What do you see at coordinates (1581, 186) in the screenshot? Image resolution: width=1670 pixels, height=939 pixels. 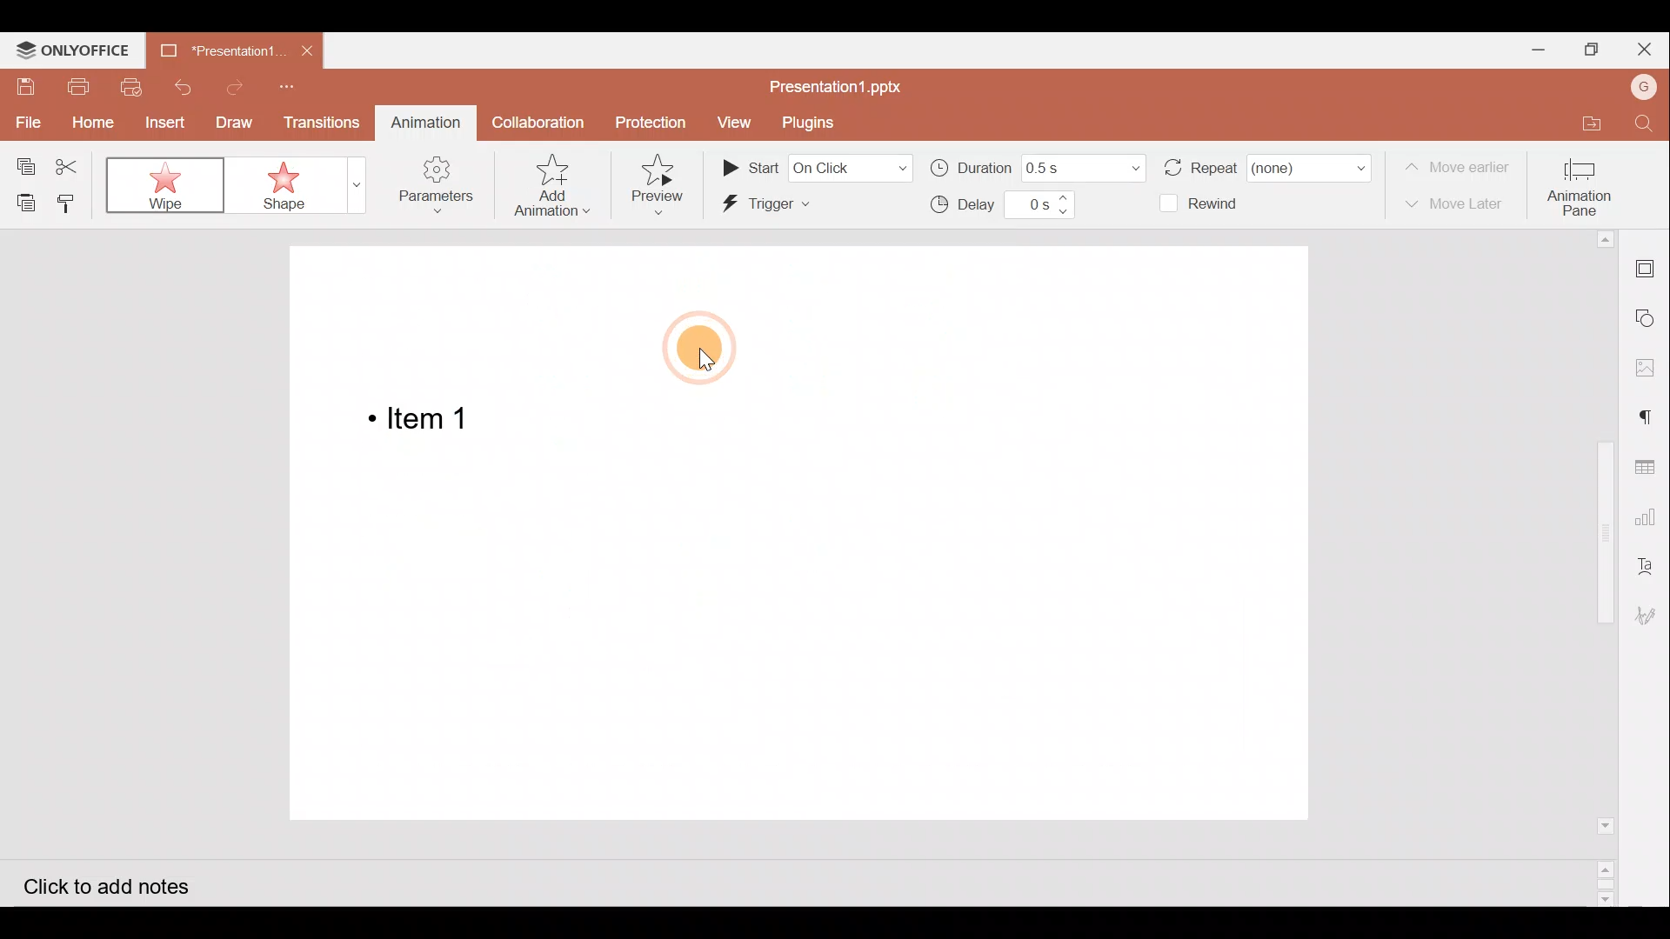 I see `Animation pane` at bounding box center [1581, 186].